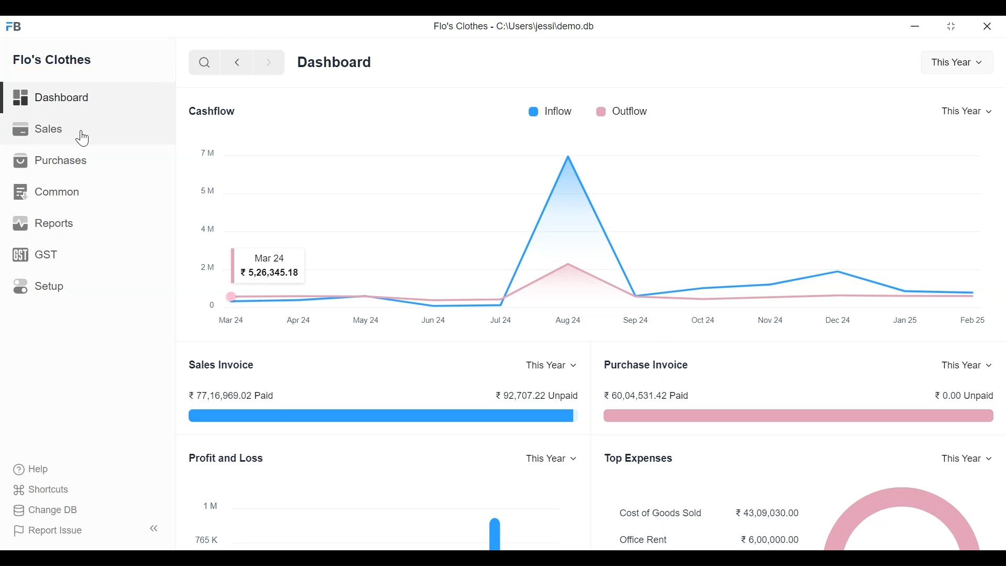  I want to click on 0, so click(211, 304).